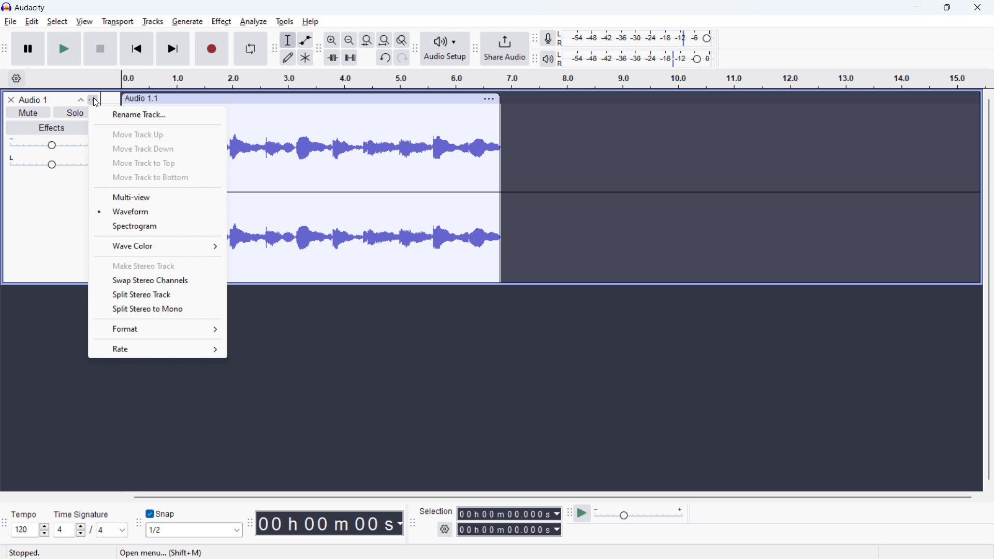 The height and width of the screenshot is (559, 994). Describe the element at coordinates (306, 39) in the screenshot. I see `envelop tool` at that location.